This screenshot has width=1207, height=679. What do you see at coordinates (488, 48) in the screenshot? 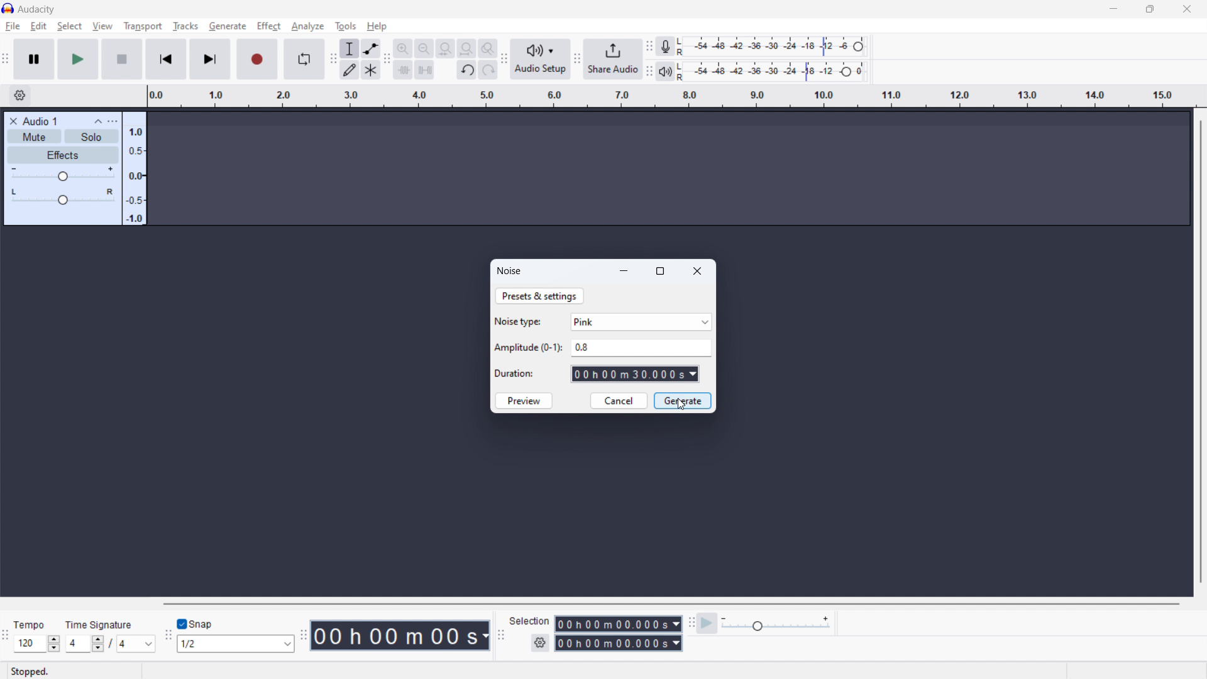
I see `toggle zoom` at bounding box center [488, 48].